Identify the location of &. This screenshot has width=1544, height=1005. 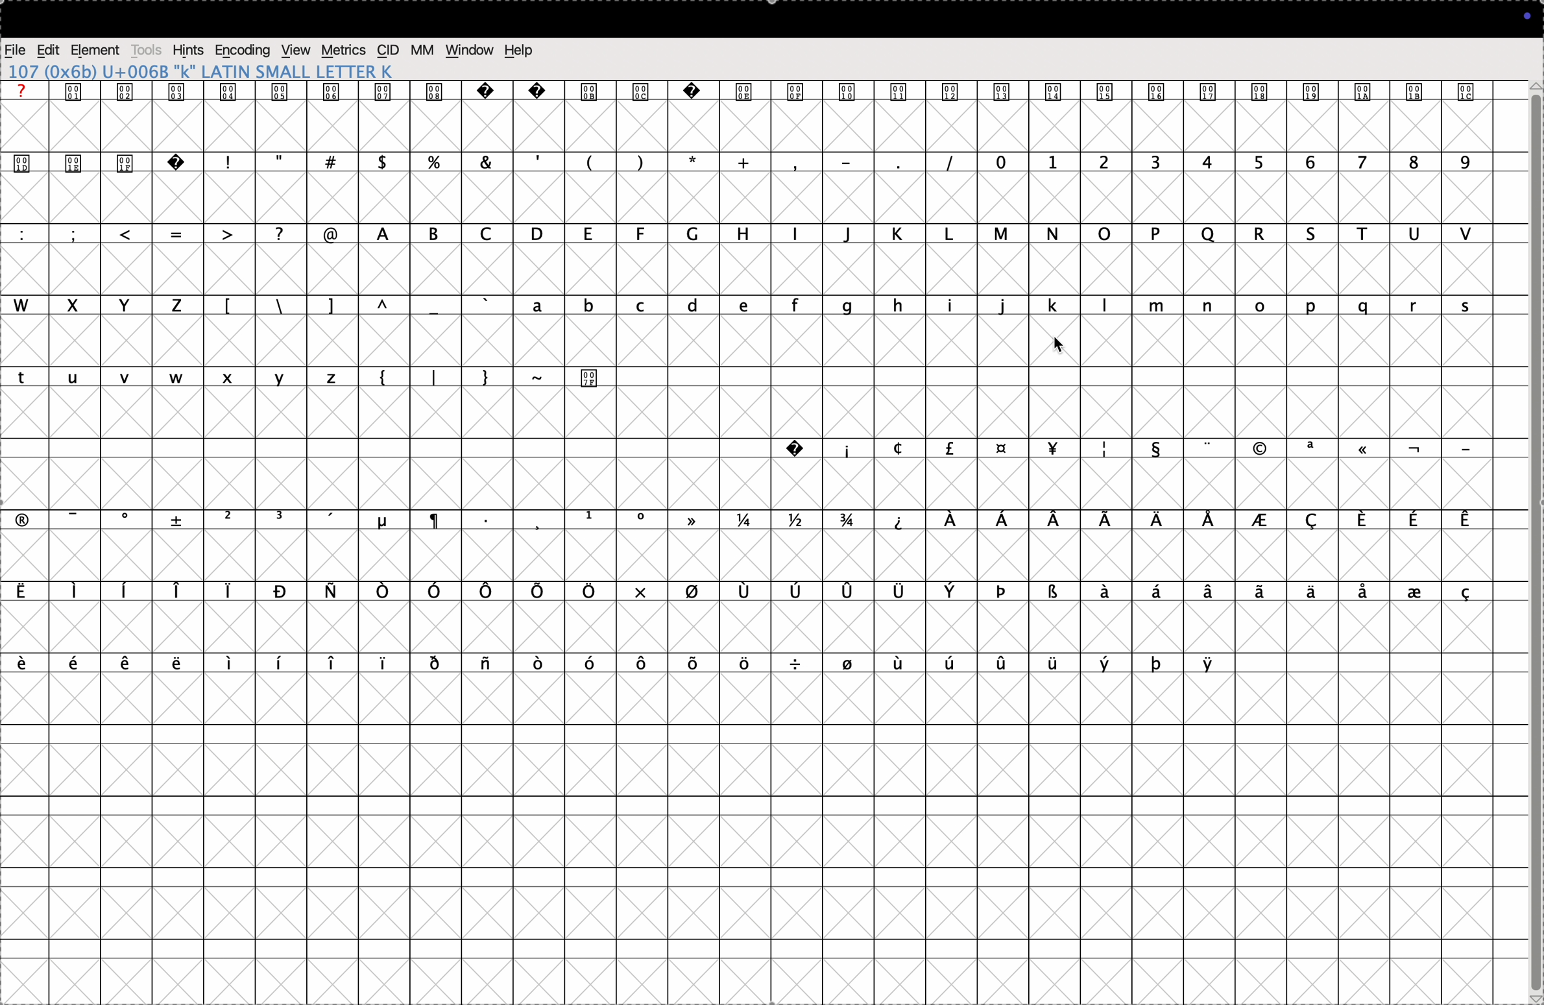
(485, 160).